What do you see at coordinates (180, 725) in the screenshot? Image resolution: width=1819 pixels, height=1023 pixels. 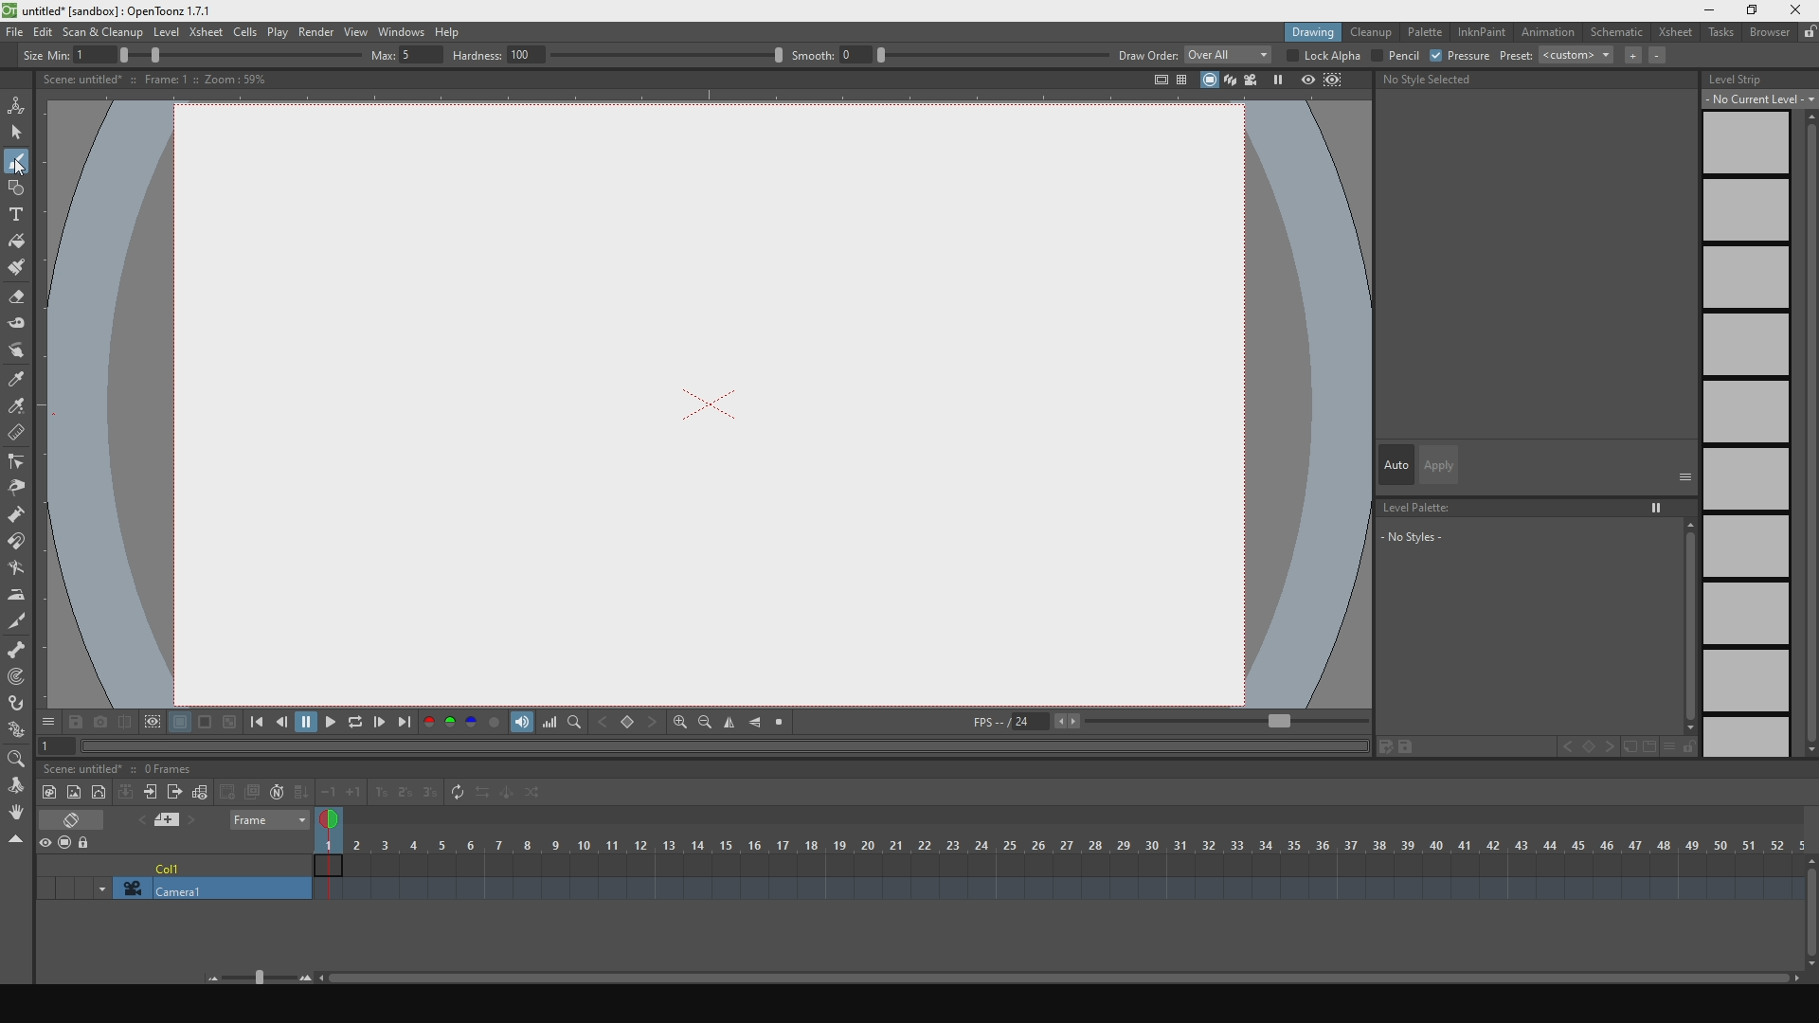 I see `white background` at bounding box center [180, 725].